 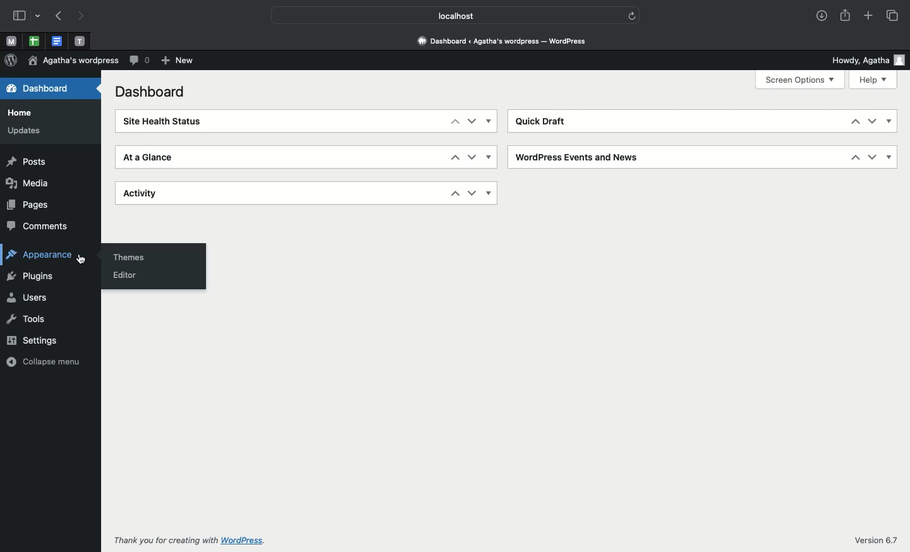 What do you see at coordinates (454, 194) in the screenshot?
I see `Up` at bounding box center [454, 194].